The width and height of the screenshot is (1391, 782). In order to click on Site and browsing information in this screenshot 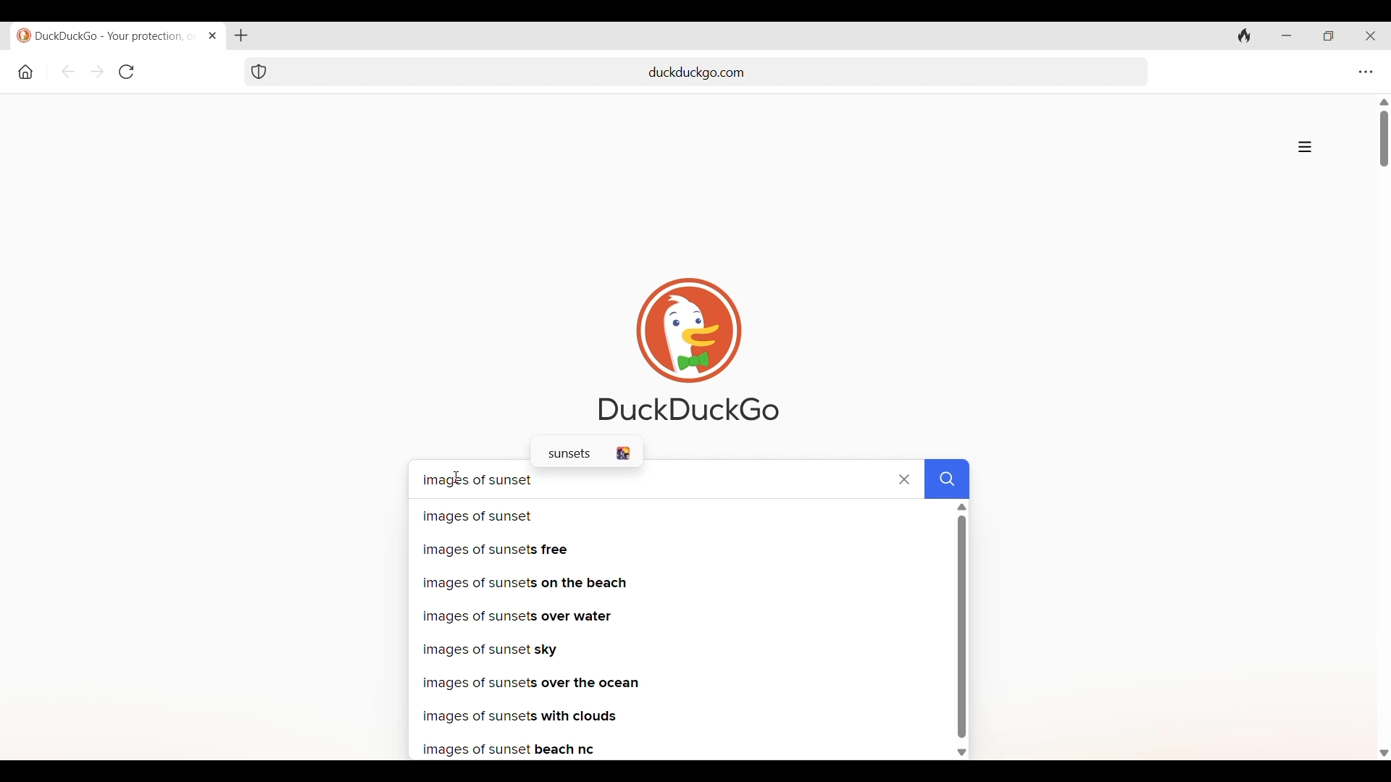, I will do `click(1305, 147)`.